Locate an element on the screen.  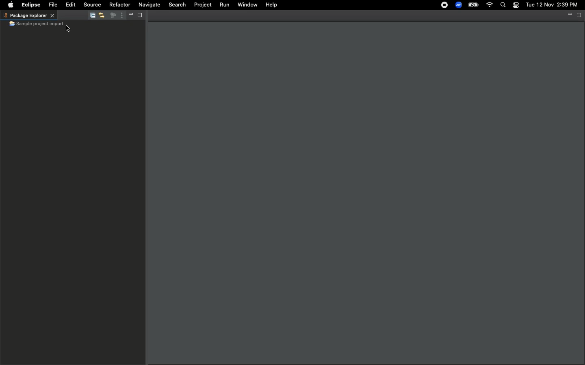
Minimize is located at coordinates (128, 16).